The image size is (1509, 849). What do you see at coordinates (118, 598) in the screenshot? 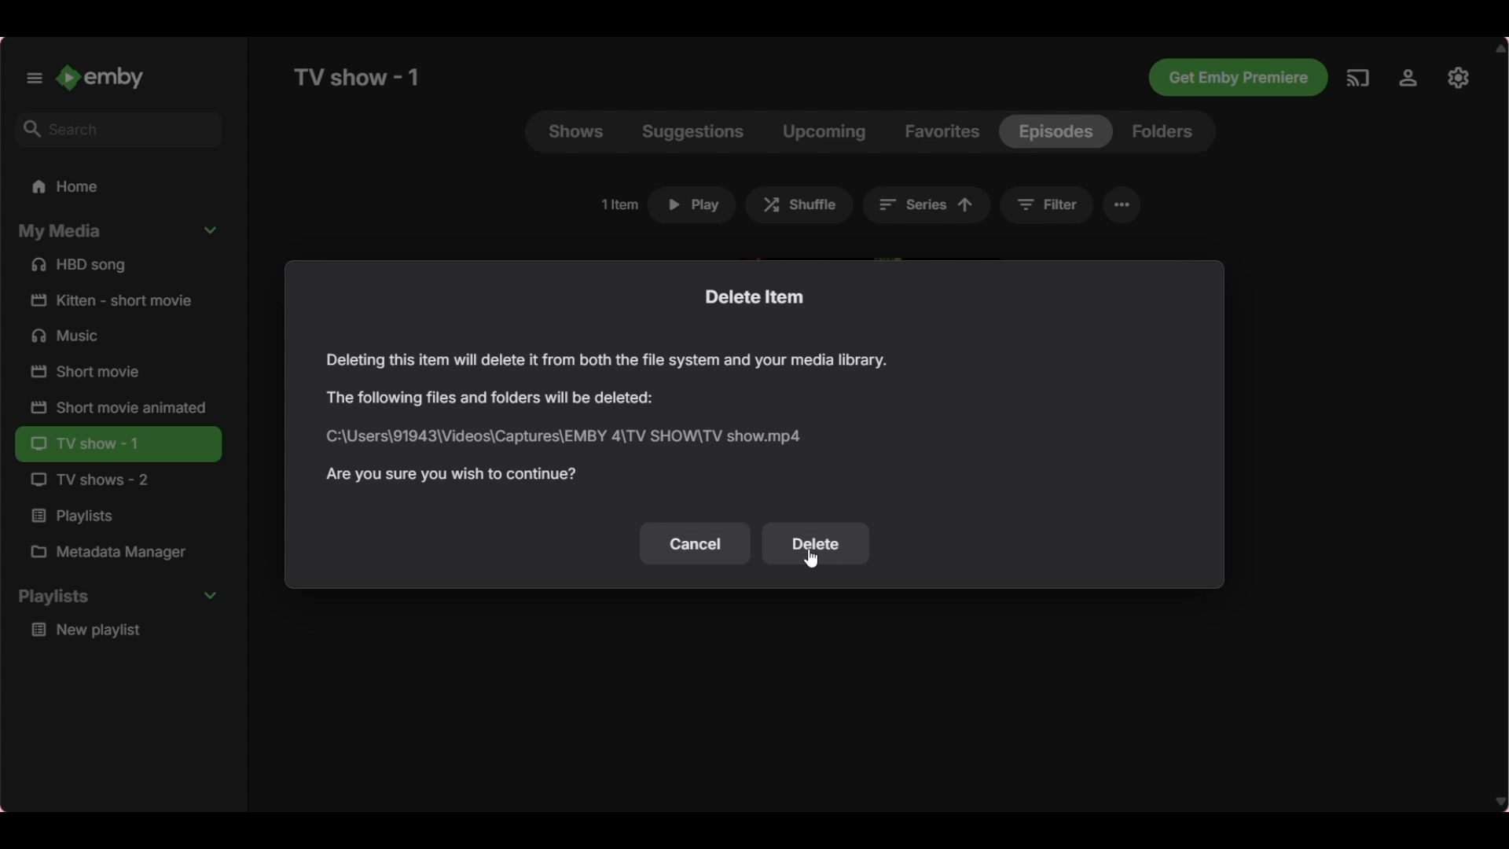
I see `Collapse Playlists` at bounding box center [118, 598].